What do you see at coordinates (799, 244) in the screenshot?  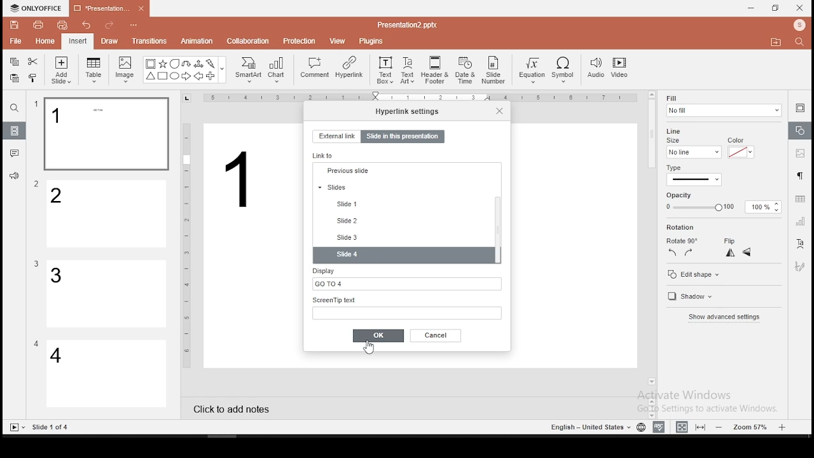 I see `text art tool` at bounding box center [799, 244].